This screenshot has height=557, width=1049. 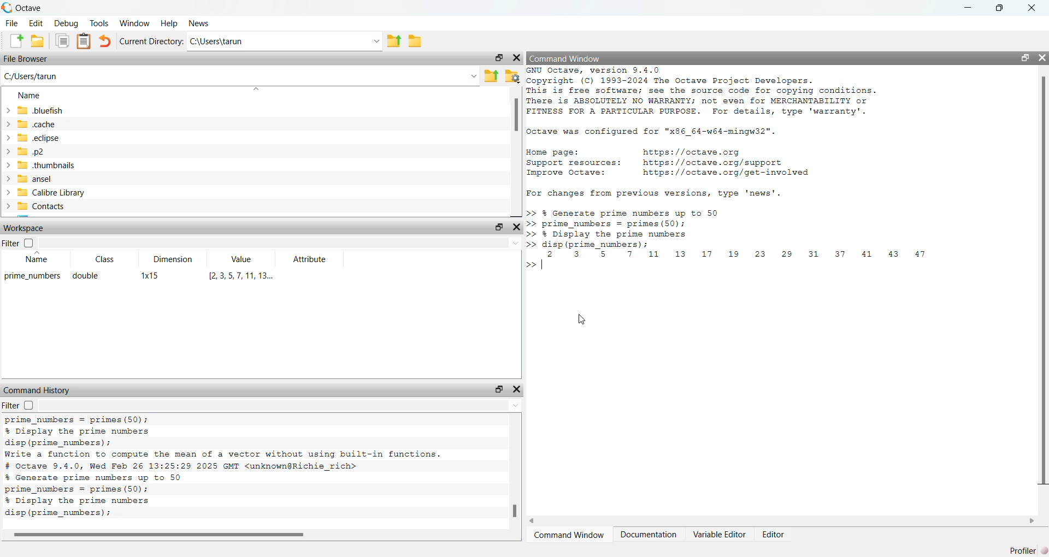 What do you see at coordinates (36, 23) in the screenshot?
I see `edit` at bounding box center [36, 23].